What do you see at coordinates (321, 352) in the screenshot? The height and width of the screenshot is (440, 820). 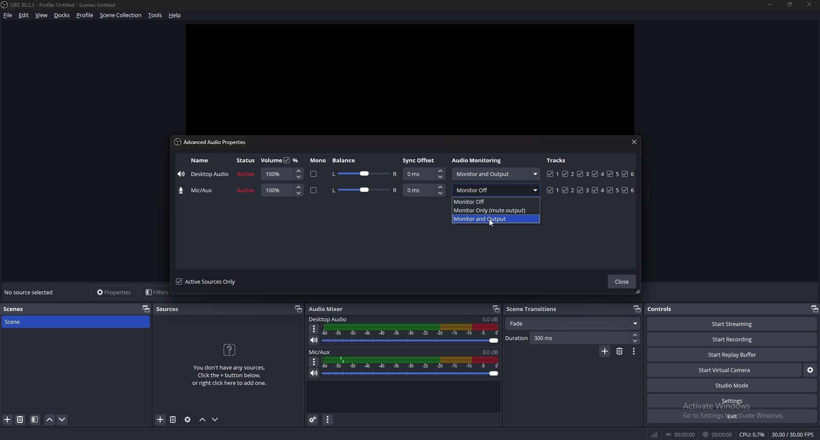 I see `mic/aux` at bounding box center [321, 352].